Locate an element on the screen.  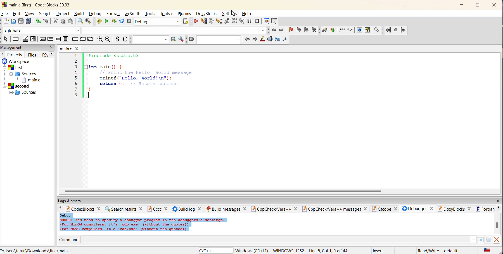
text language is located at coordinates (488, 251).